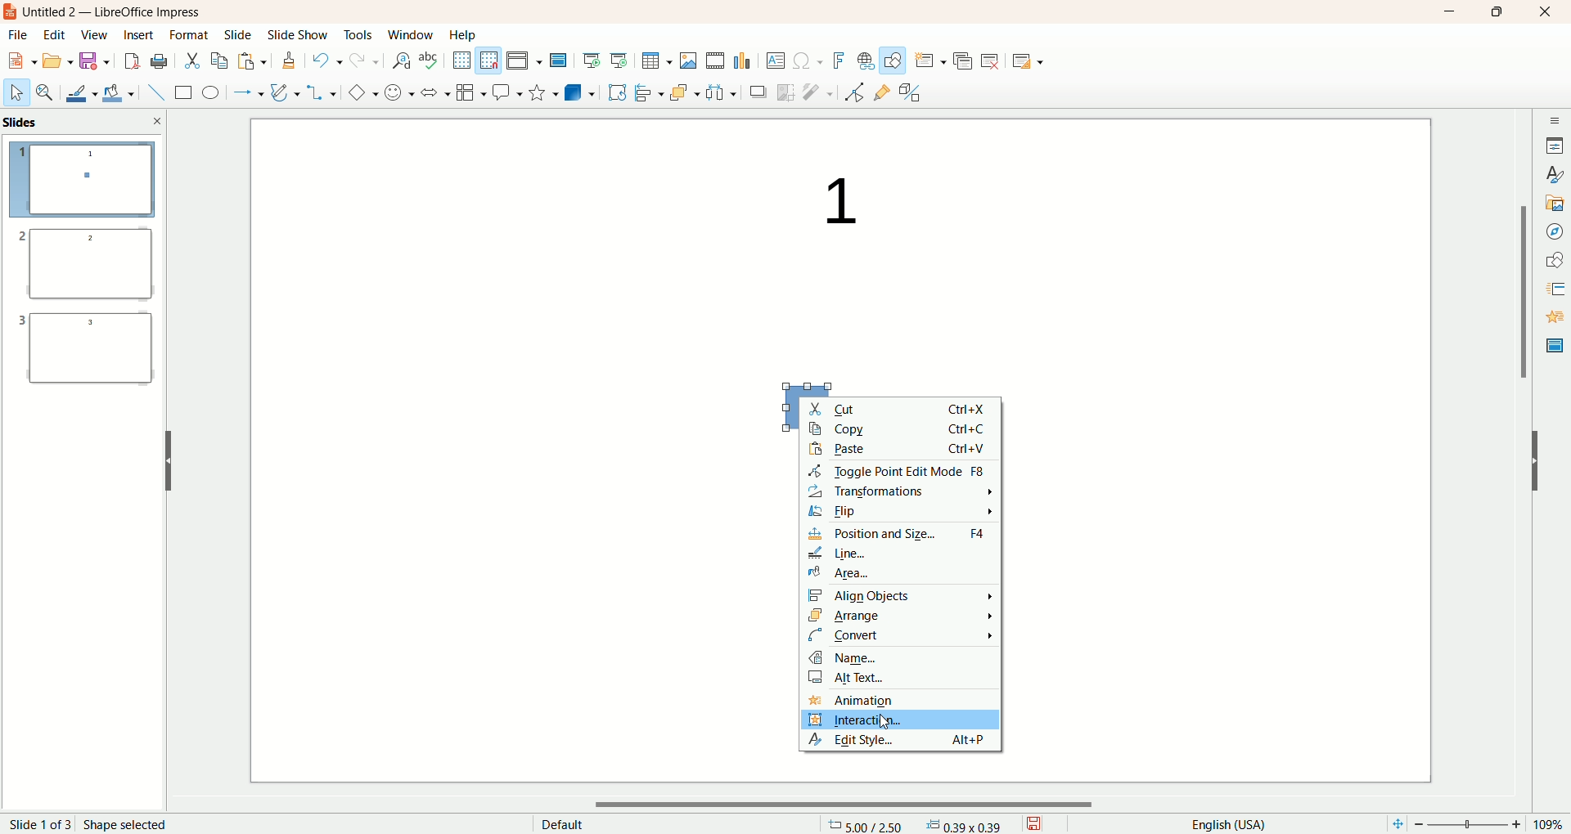 The image size is (1571, 834). Describe the element at coordinates (881, 93) in the screenshot. I see `gluepoint function` at that location.